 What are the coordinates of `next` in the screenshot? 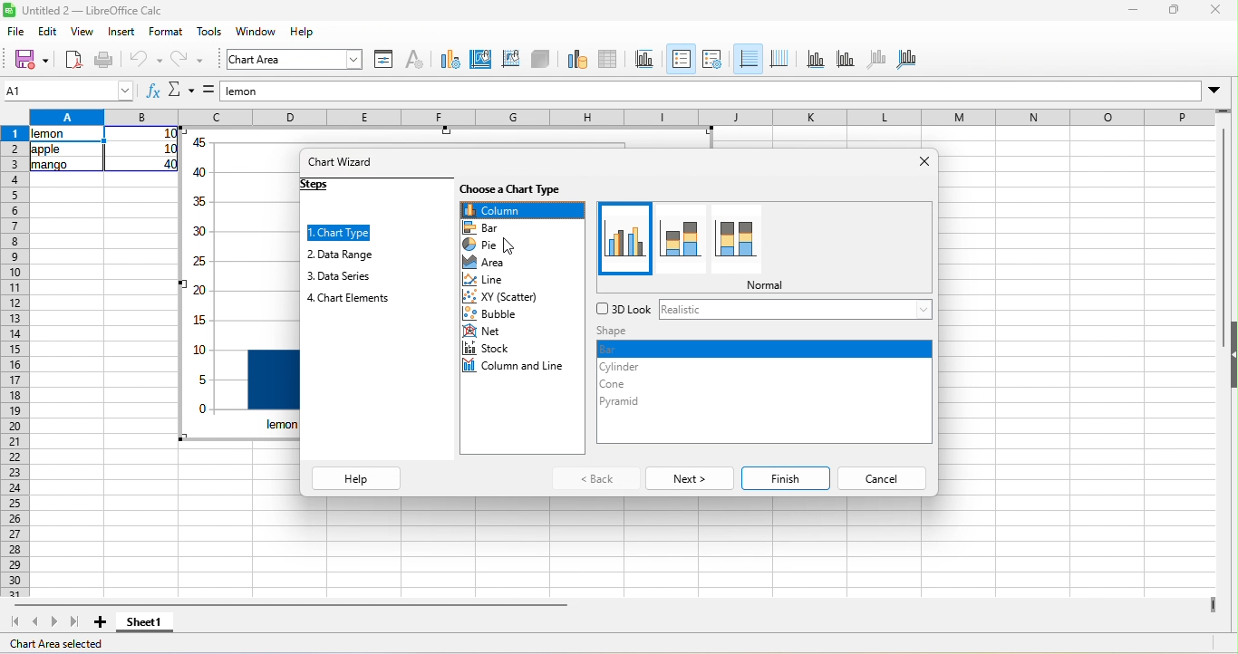 It's located at (689, 478).